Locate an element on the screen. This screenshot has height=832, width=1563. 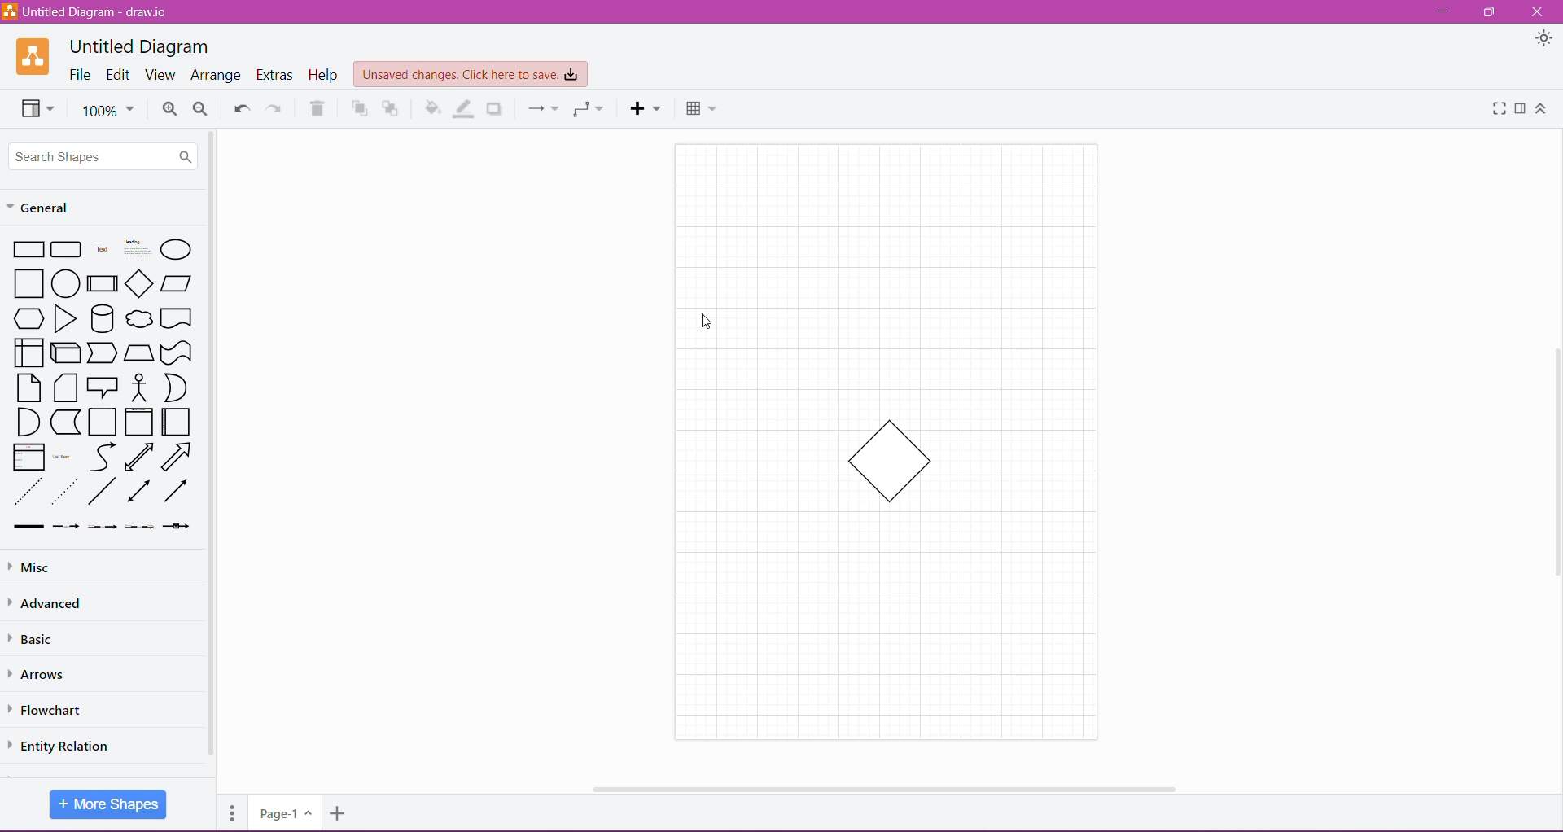
Minimize is located at coordinates (1441, 12).